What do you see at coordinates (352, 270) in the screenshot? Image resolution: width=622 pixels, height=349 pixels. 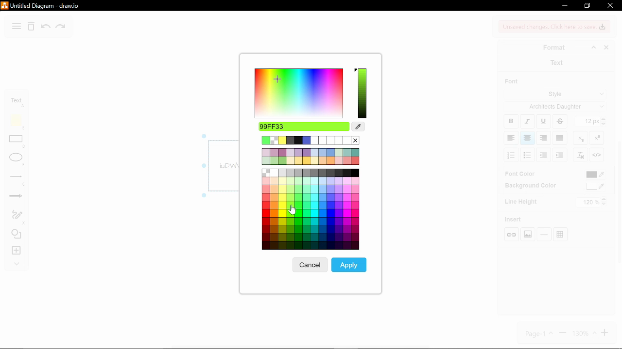 I see `Cursor` at bounding box center [352, 270].